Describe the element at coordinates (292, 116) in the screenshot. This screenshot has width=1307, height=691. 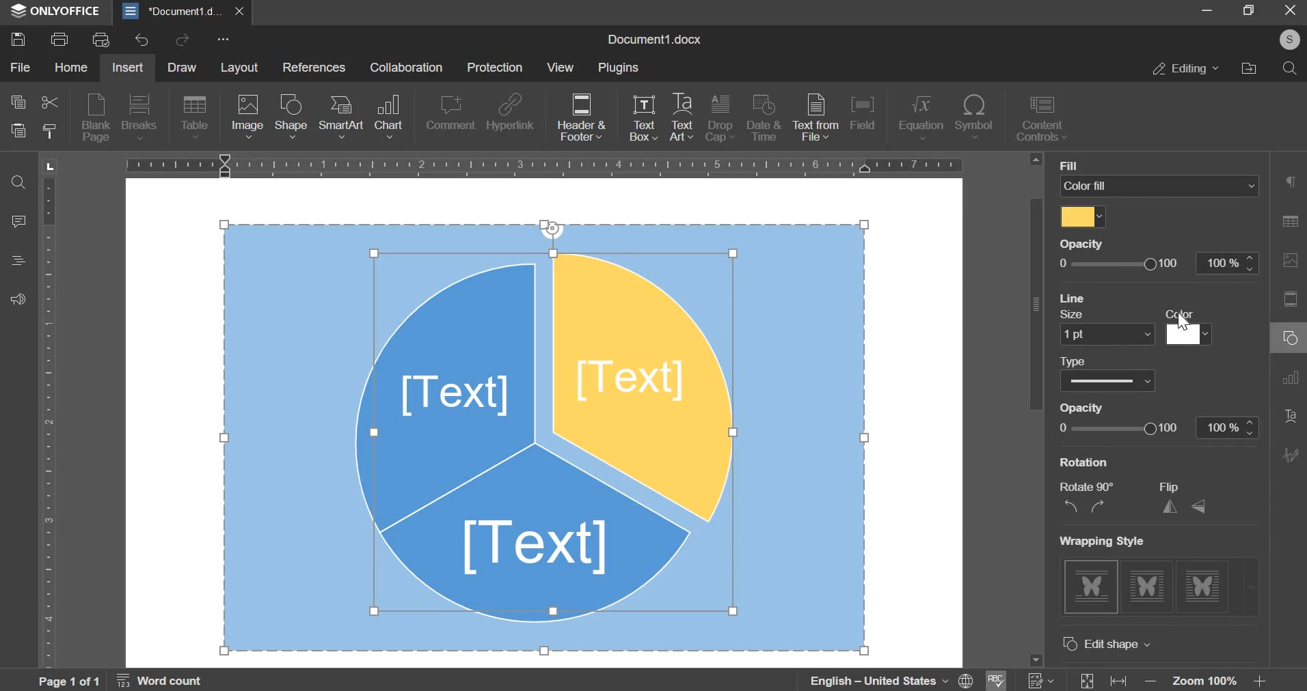
I see `shape` at that location.